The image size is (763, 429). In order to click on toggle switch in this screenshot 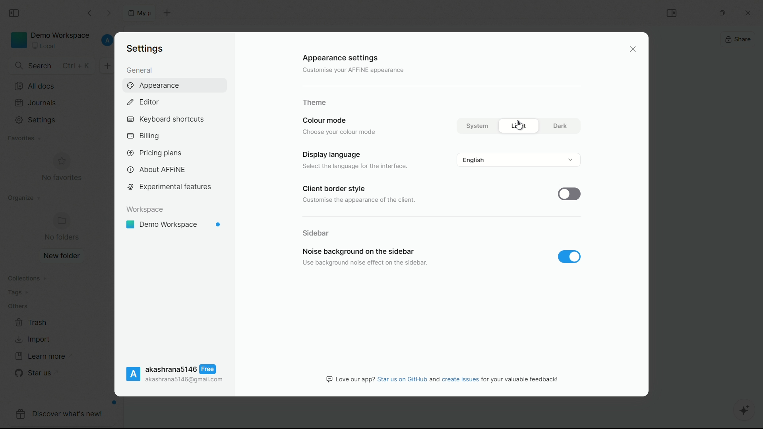, I will do `click(571, 193)`.